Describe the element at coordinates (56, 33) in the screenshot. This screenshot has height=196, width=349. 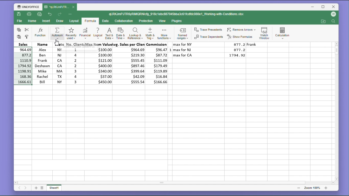
I see `autosum` at that location.